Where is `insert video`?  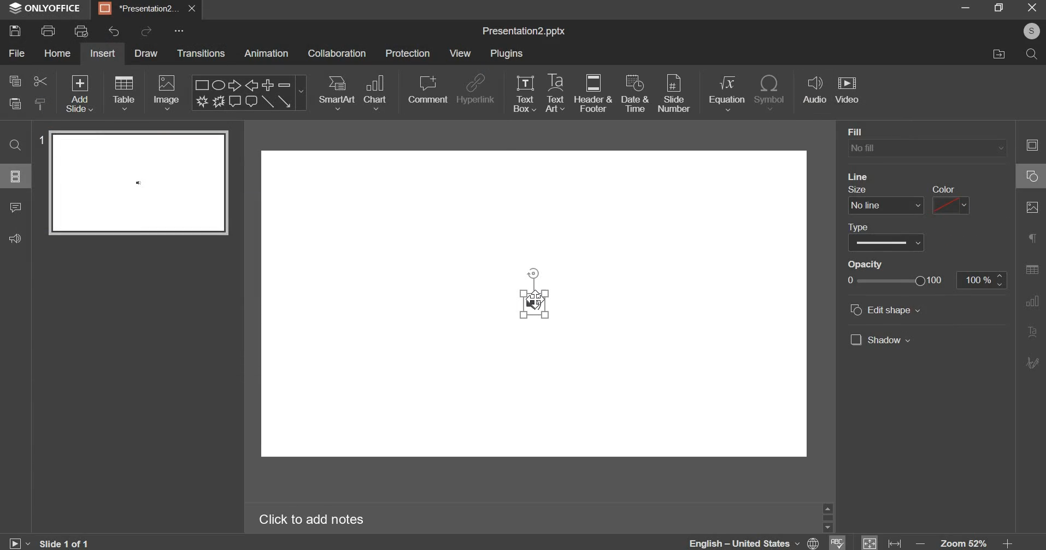
insert video is located at coordinates (849, 92).